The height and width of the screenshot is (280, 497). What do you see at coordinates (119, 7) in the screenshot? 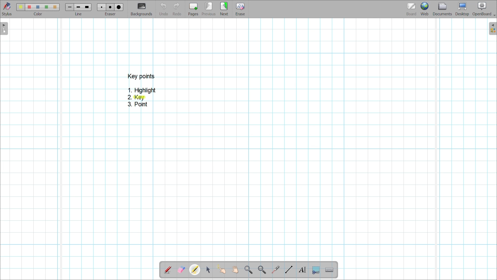
I see `eraser 3` at bounding box center [119, 7].